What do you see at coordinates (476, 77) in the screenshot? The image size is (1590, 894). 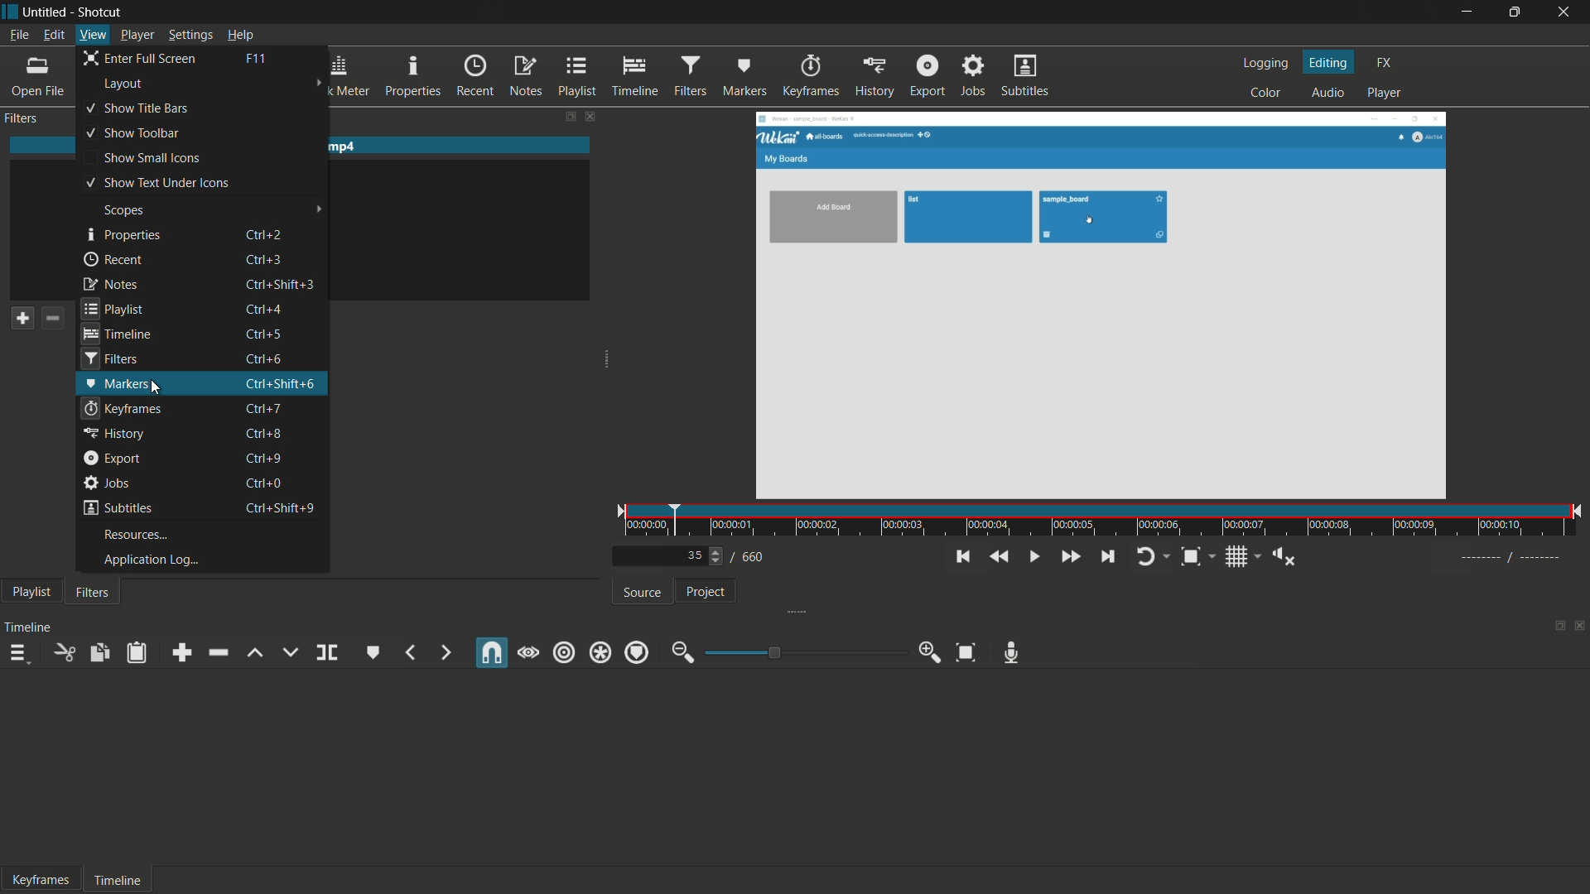 I see `recent` at bounding box center [476, 77].